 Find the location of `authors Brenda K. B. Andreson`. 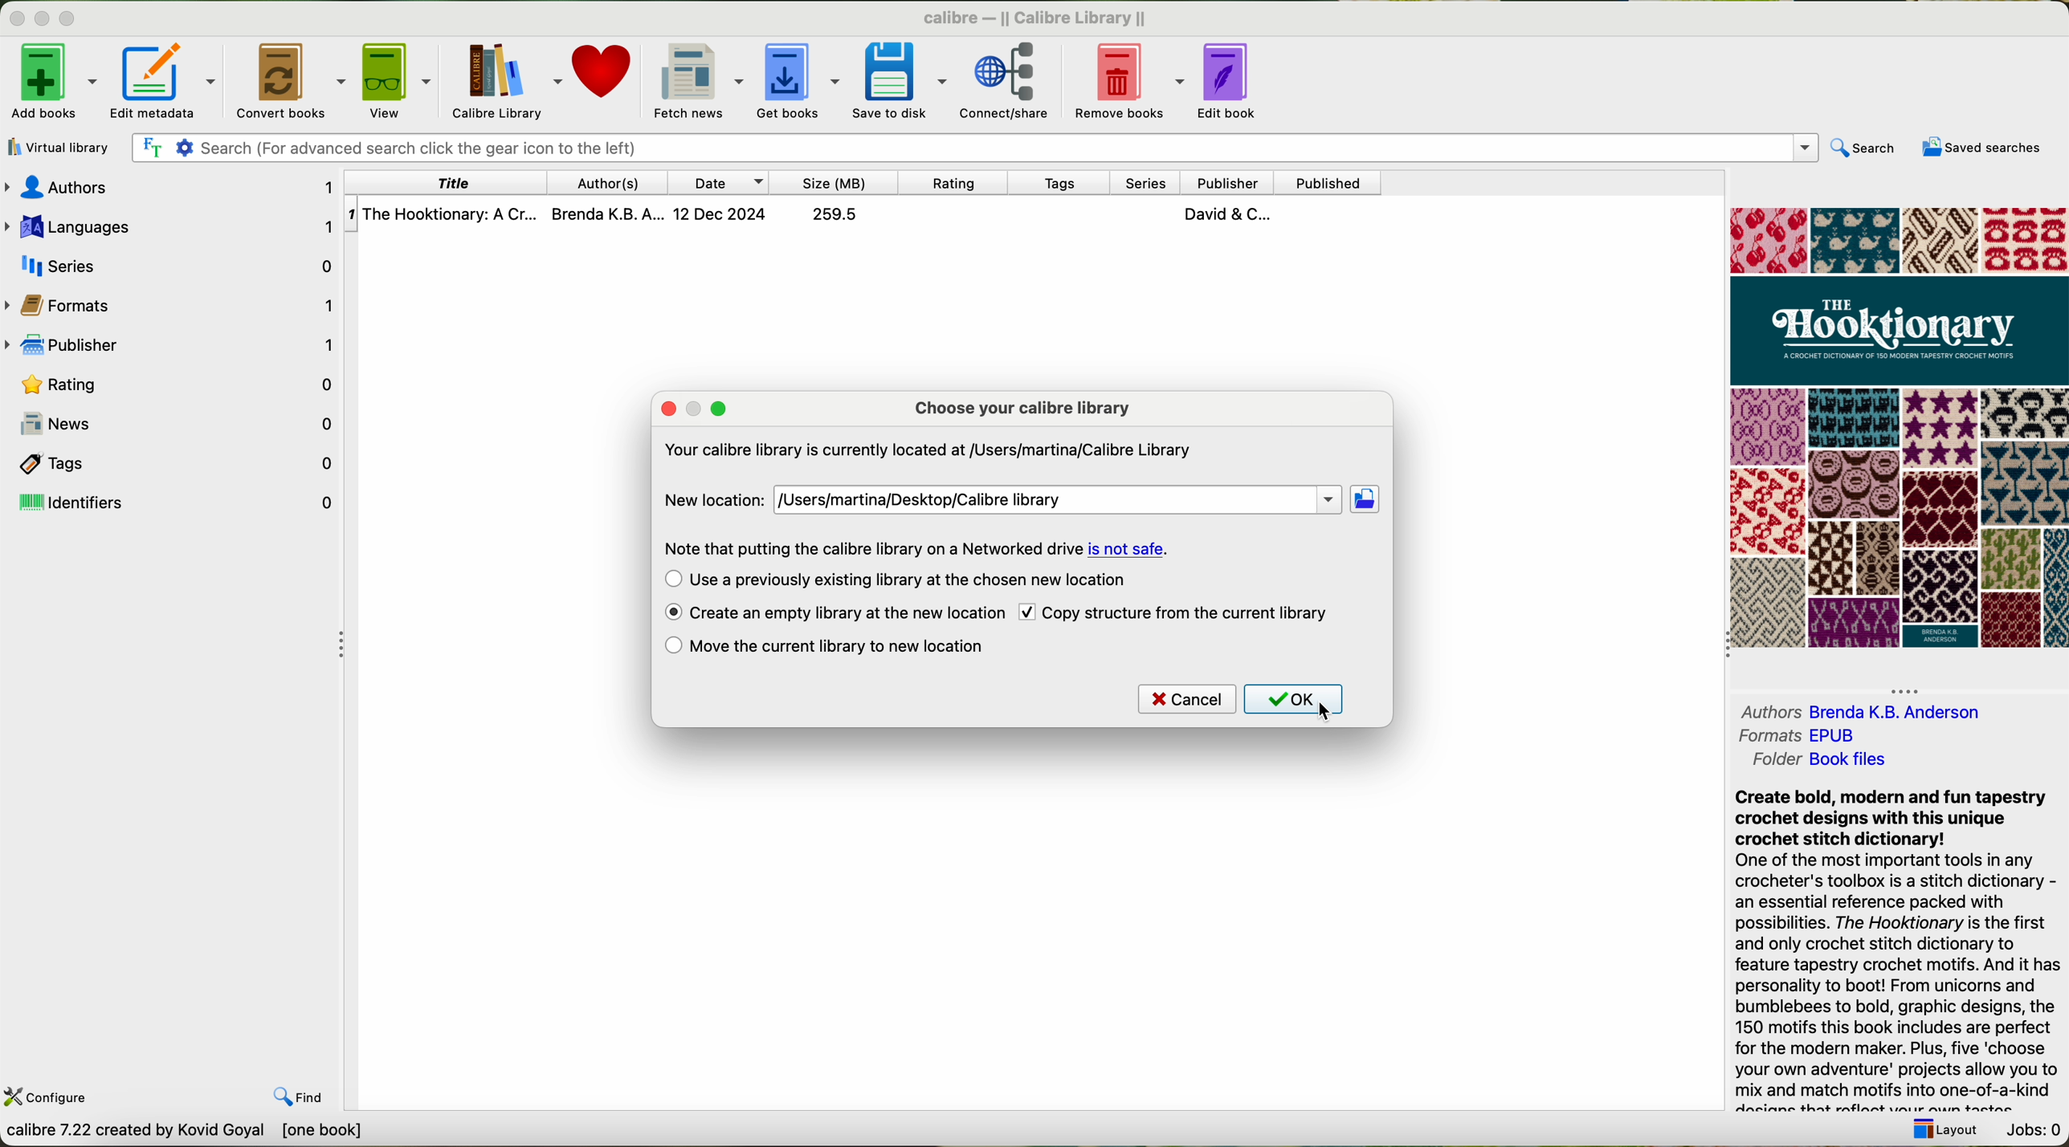

authors Brenda K. B. Andreson is located at coordinates (1859, 712).